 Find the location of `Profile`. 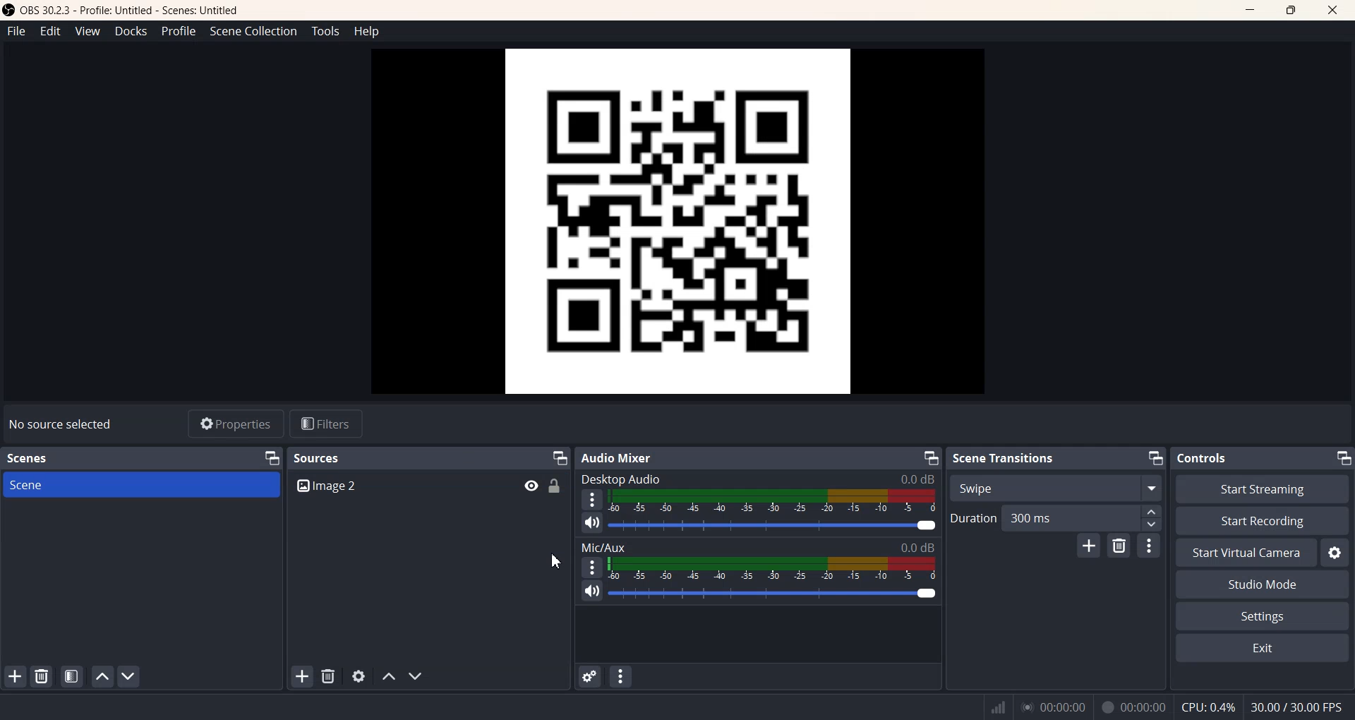

Profile is located at coordinates (178, 30).